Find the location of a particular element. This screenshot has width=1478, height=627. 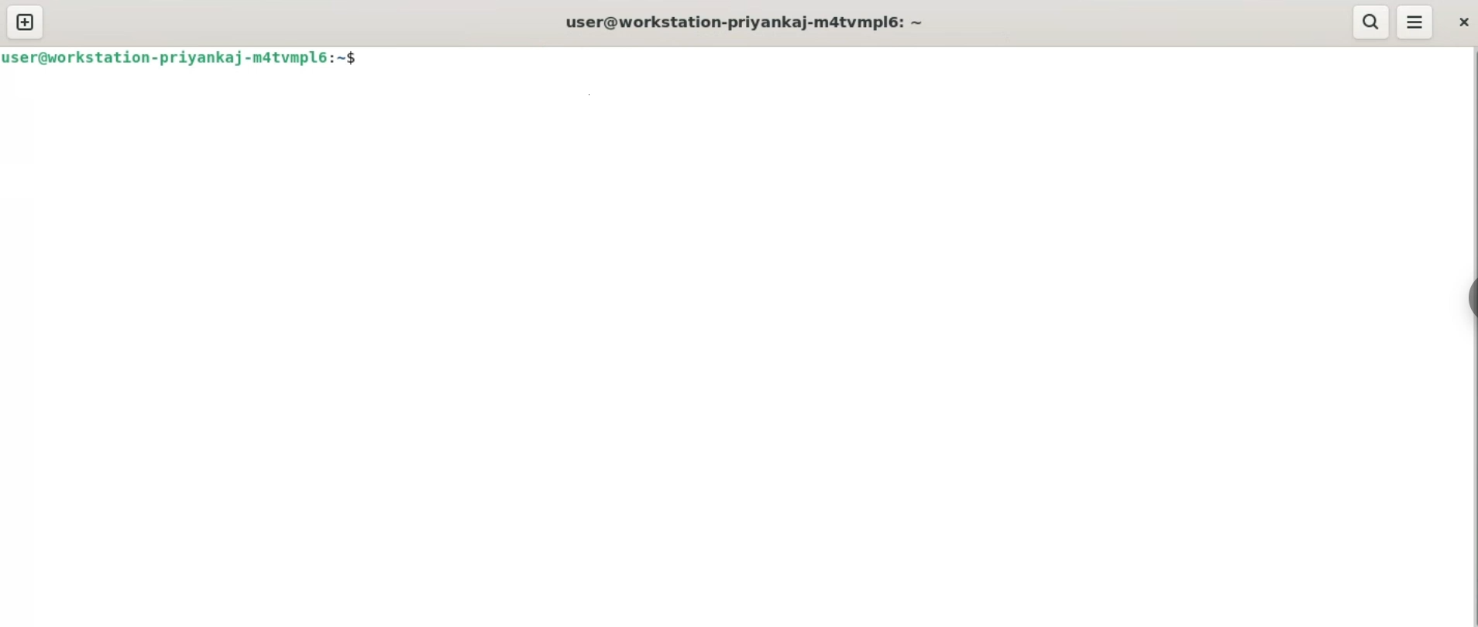

search is located at coordinates (1370, 23).